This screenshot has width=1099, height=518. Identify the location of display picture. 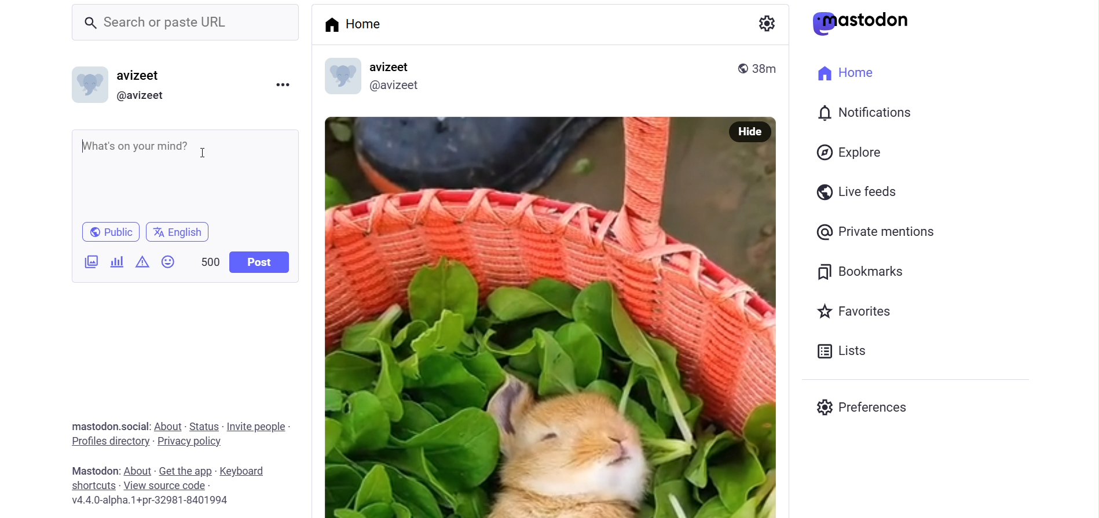
(340, 75).